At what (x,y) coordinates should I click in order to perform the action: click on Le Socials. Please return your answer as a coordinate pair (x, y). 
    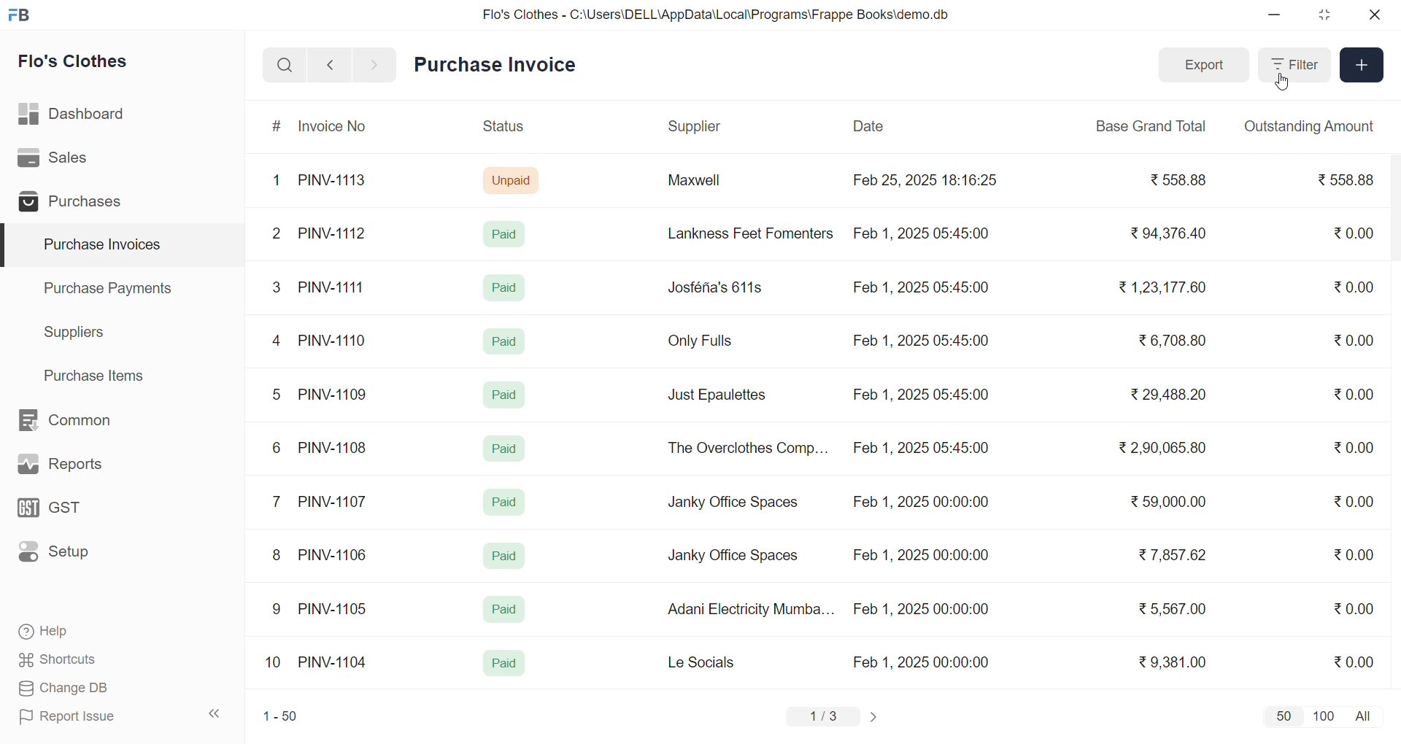
    Looking at the image, I should click on (714, 662).